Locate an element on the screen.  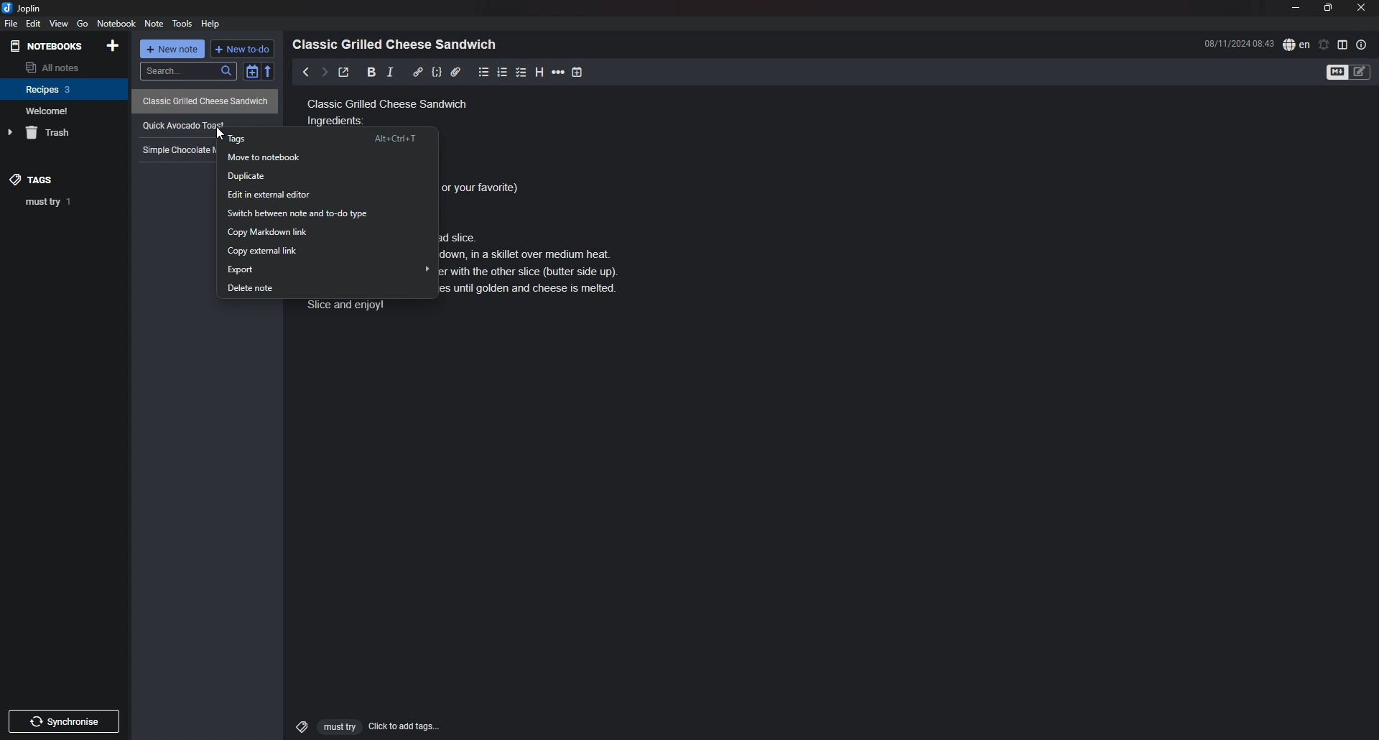
cursor is located at coordinates (225, 136).